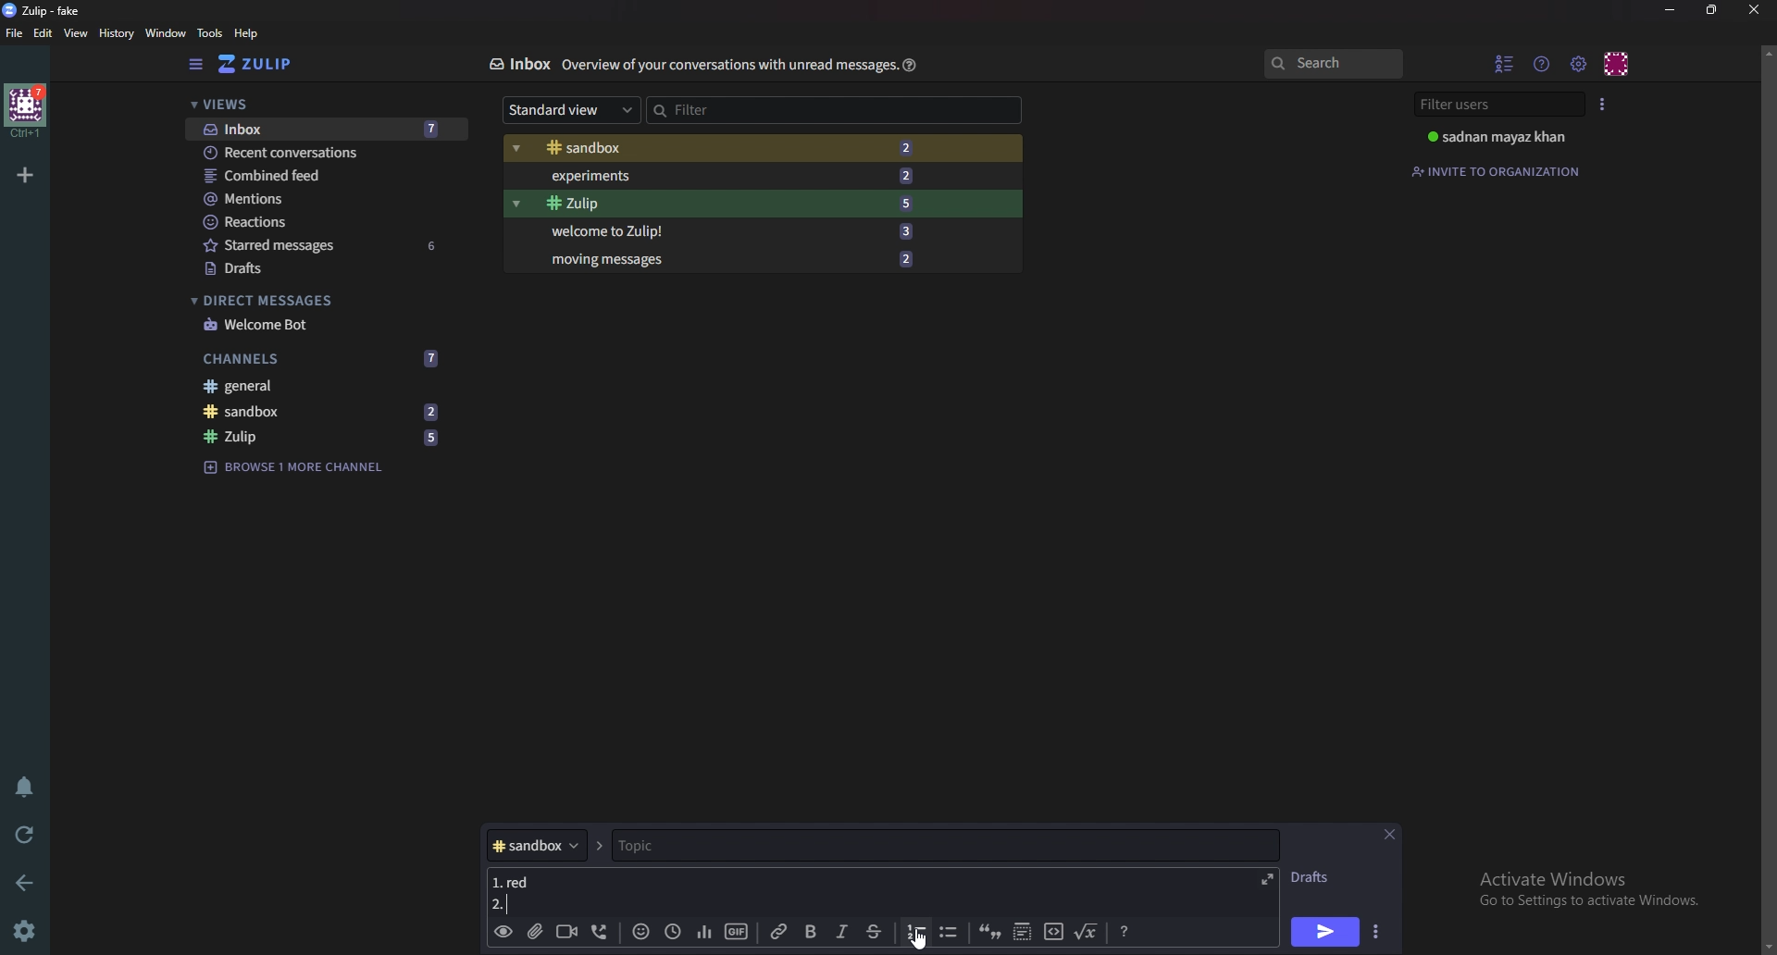 This screenshot has height=955, width=1777. Describe the element at coordinates (315, 301) in the screenshot. I see `Direct messages` at that location.